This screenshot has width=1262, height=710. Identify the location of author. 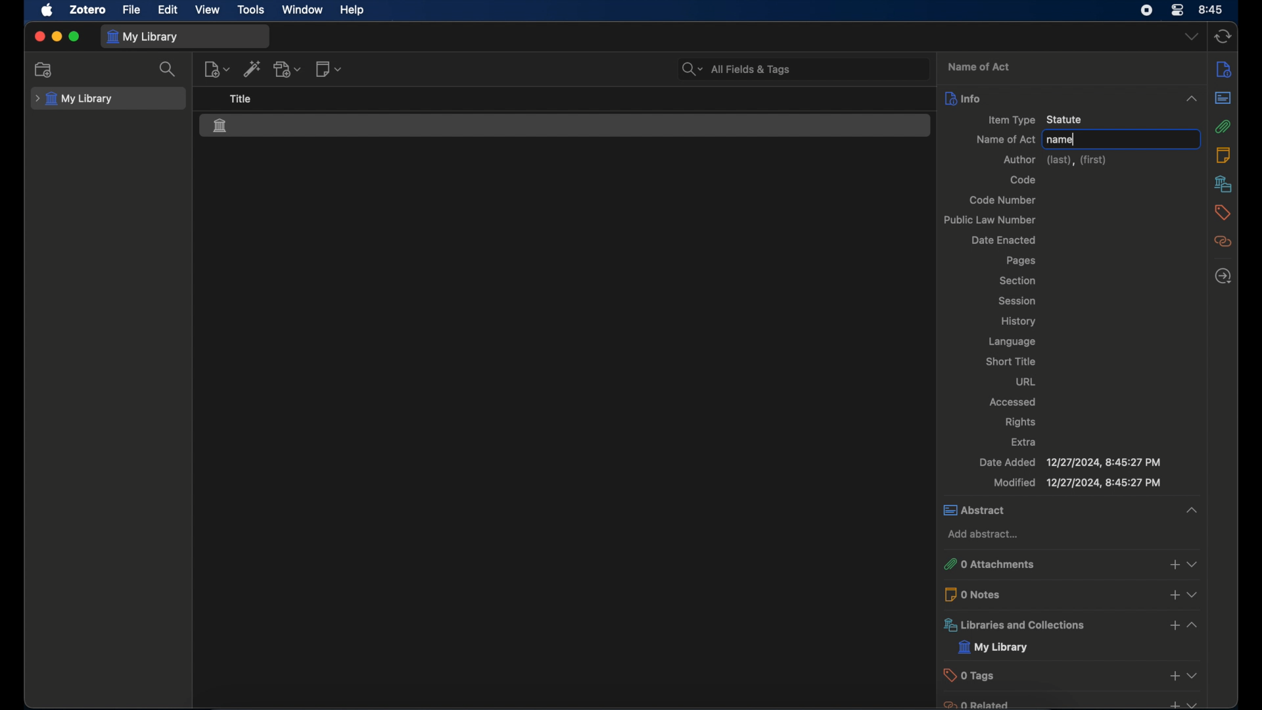
(1054, 160).